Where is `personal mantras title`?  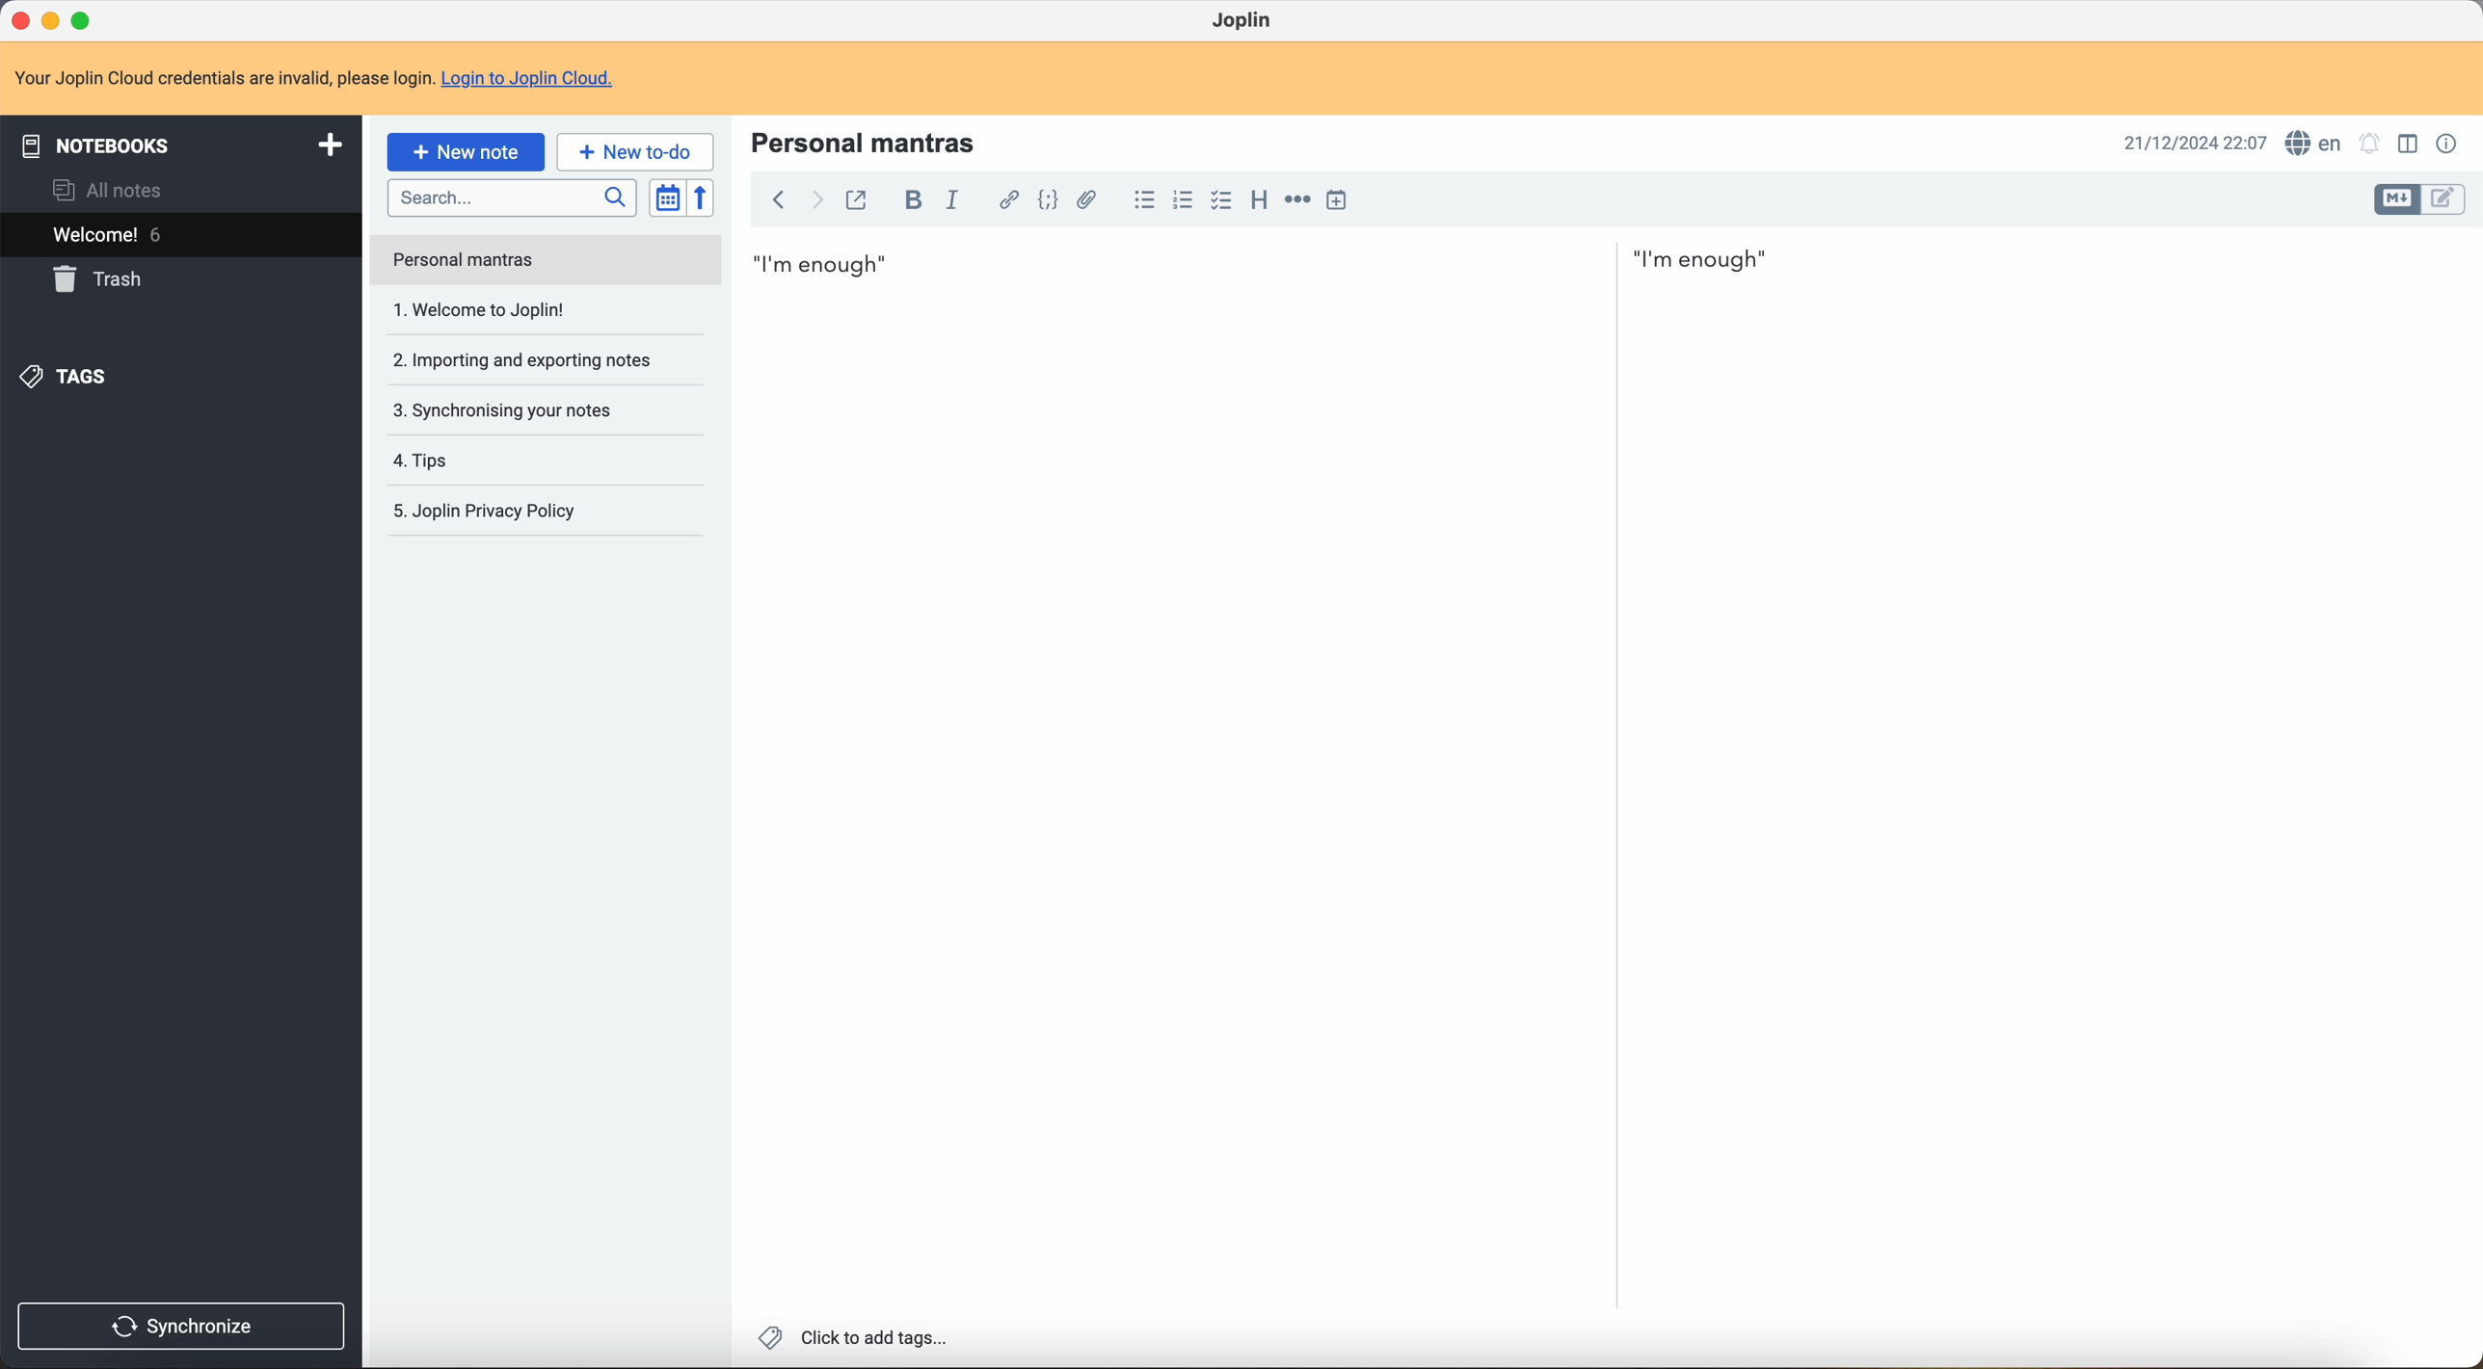 personal mantras title is located at coordinates (870, 141).